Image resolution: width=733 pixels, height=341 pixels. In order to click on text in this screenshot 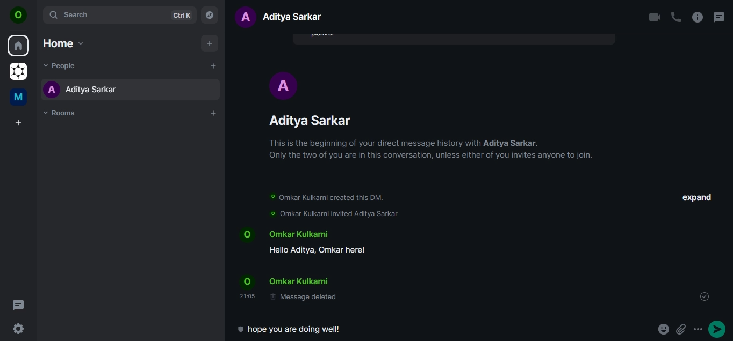, I will do `click(320, 265)`.